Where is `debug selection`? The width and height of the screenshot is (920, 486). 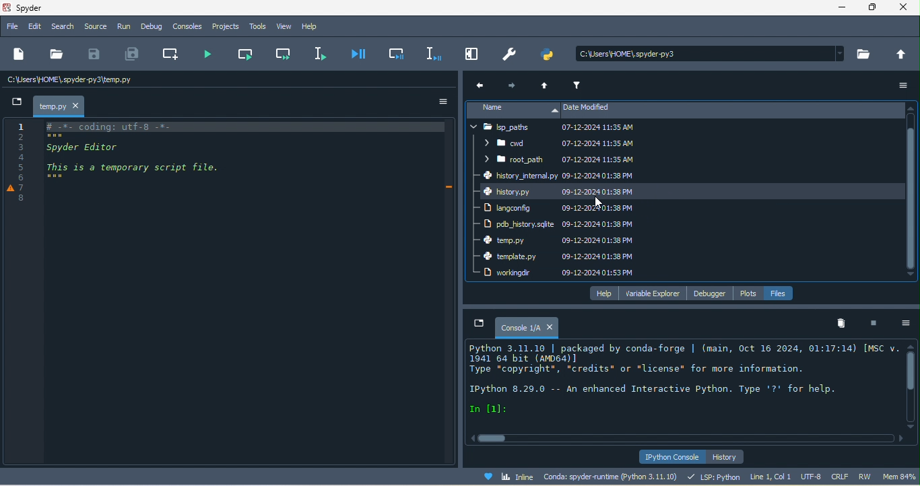
debug selection is located at coordinates (437, 52).